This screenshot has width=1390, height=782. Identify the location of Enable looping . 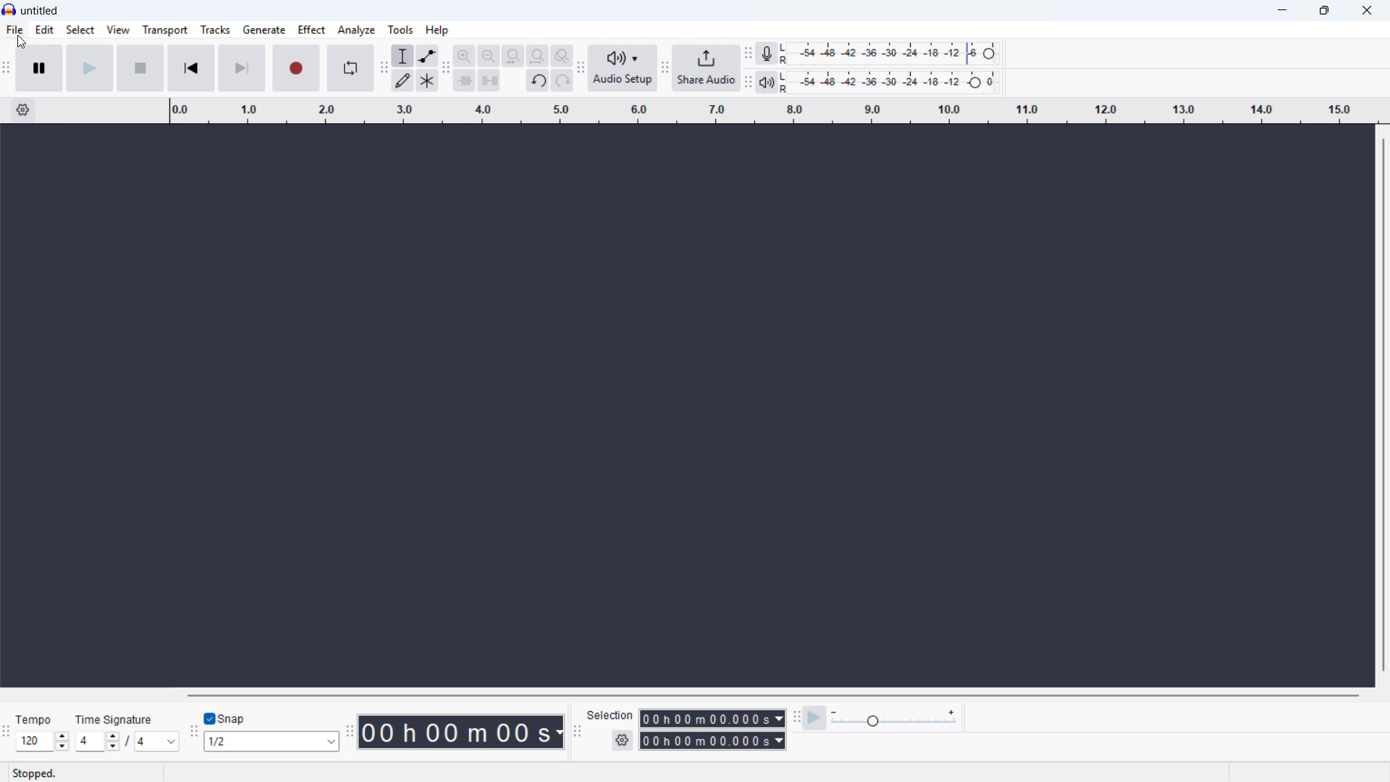
(350, 68).